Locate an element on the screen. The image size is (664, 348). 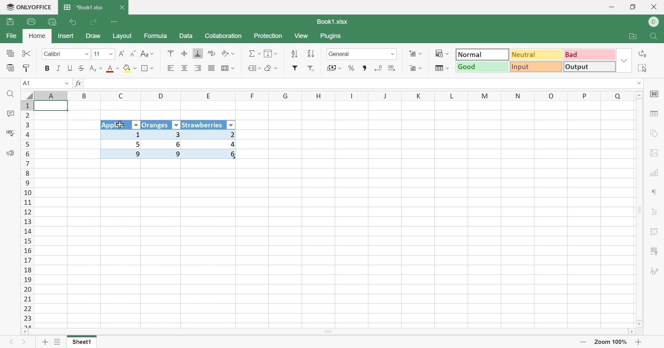
1 is located at coordinates (120, 135).